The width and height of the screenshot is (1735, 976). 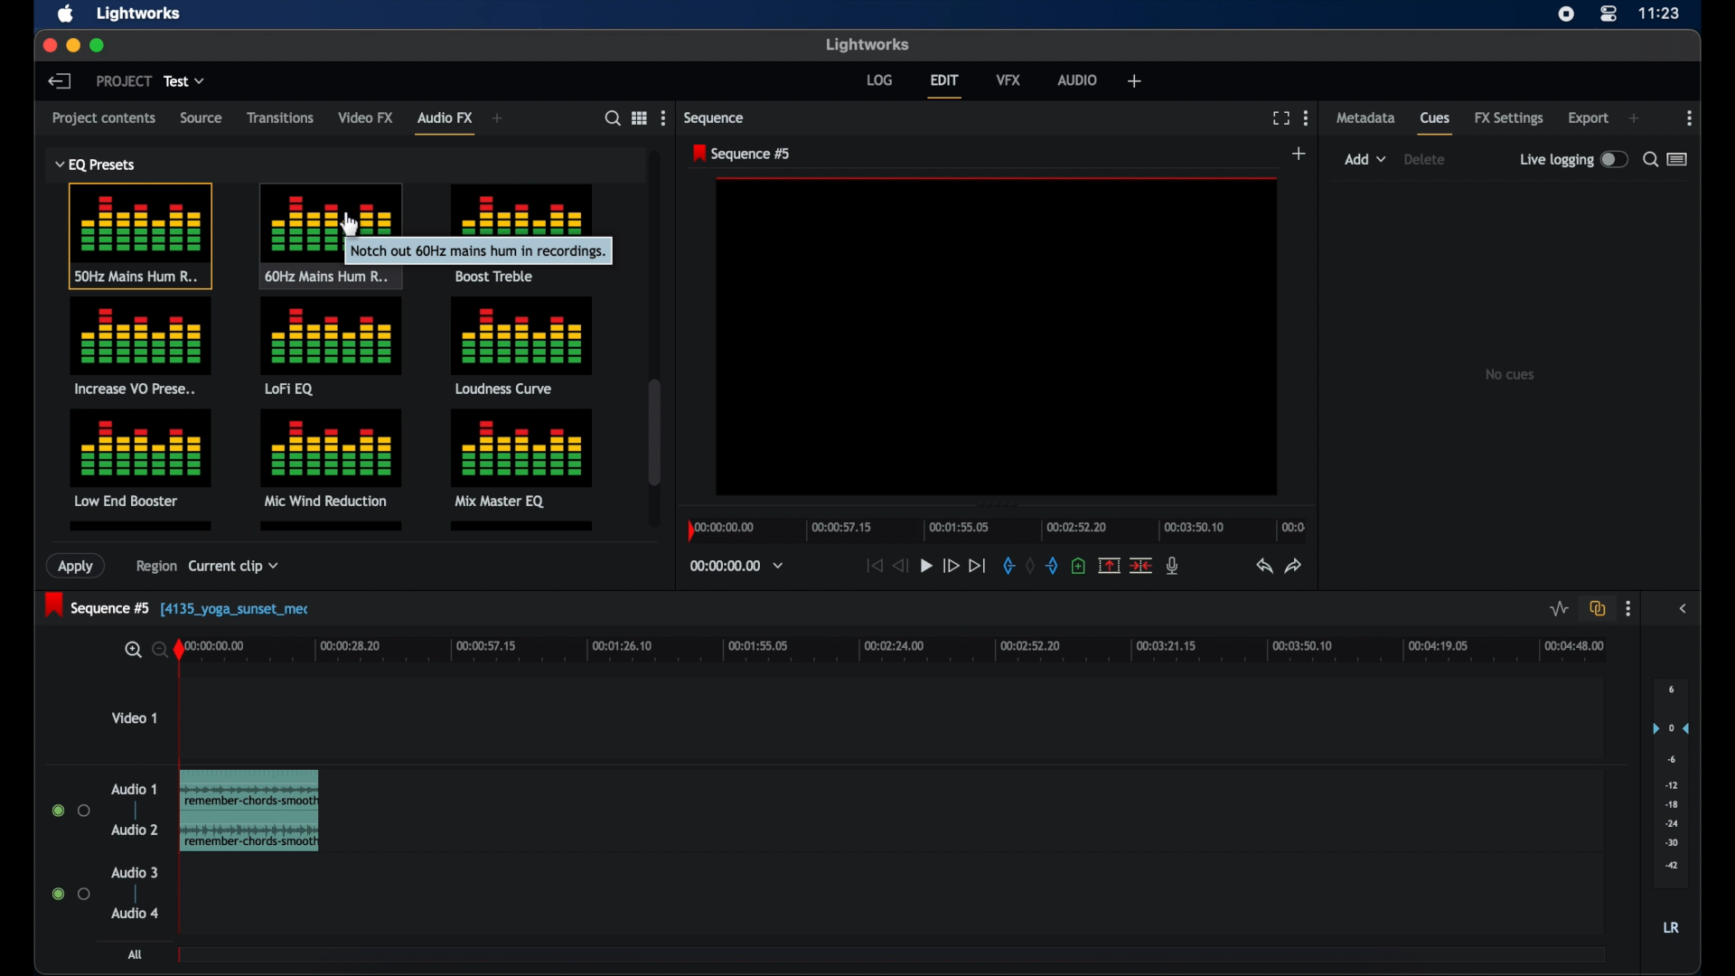 What do you see at coordinates (1007, 565) in the screenshot?
I see `in mark` at bounding box center [1007, 565].